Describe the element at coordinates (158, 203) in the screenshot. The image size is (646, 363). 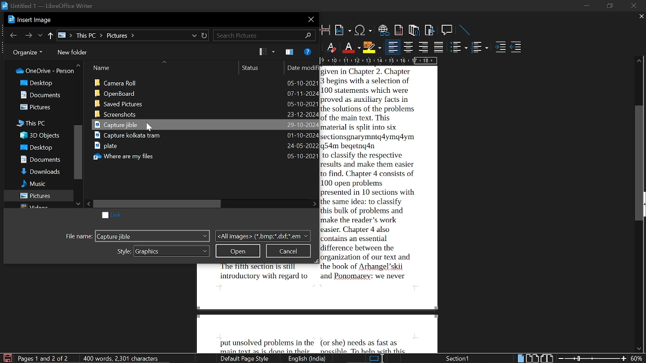
I see `horizontal scrollbar` at that location.